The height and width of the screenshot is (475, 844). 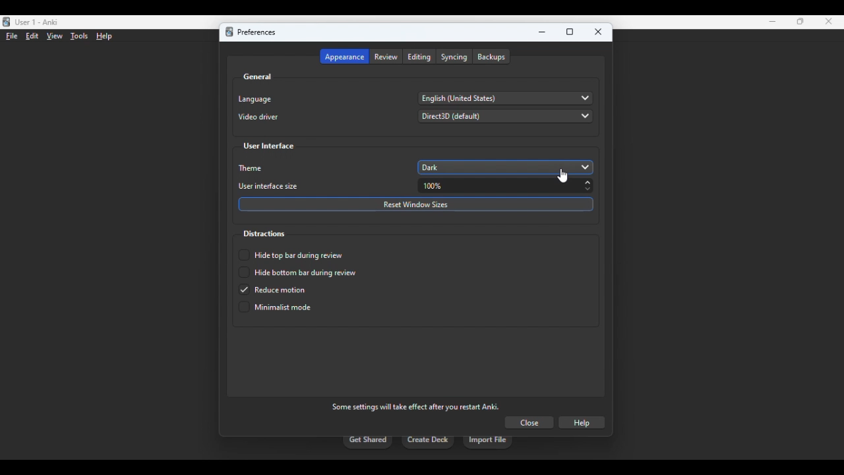 I want to click on user interface size, so click(x=269, y=187).